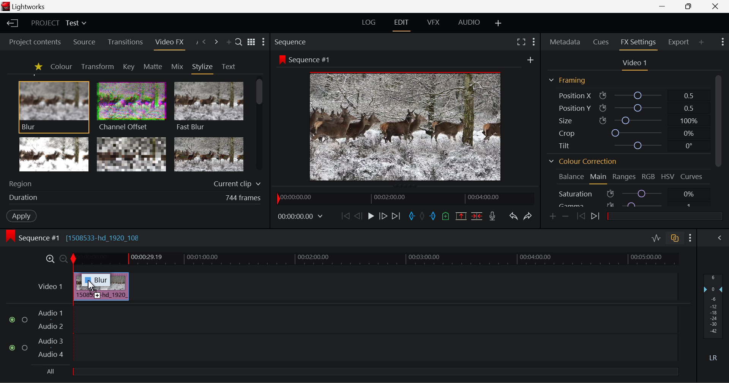 This screenshot has width=729, height=383. What do you see at coordinates (292, 41) in the screenshot?
I see `Sequence Preview Section` at bounding box center [292, 41].